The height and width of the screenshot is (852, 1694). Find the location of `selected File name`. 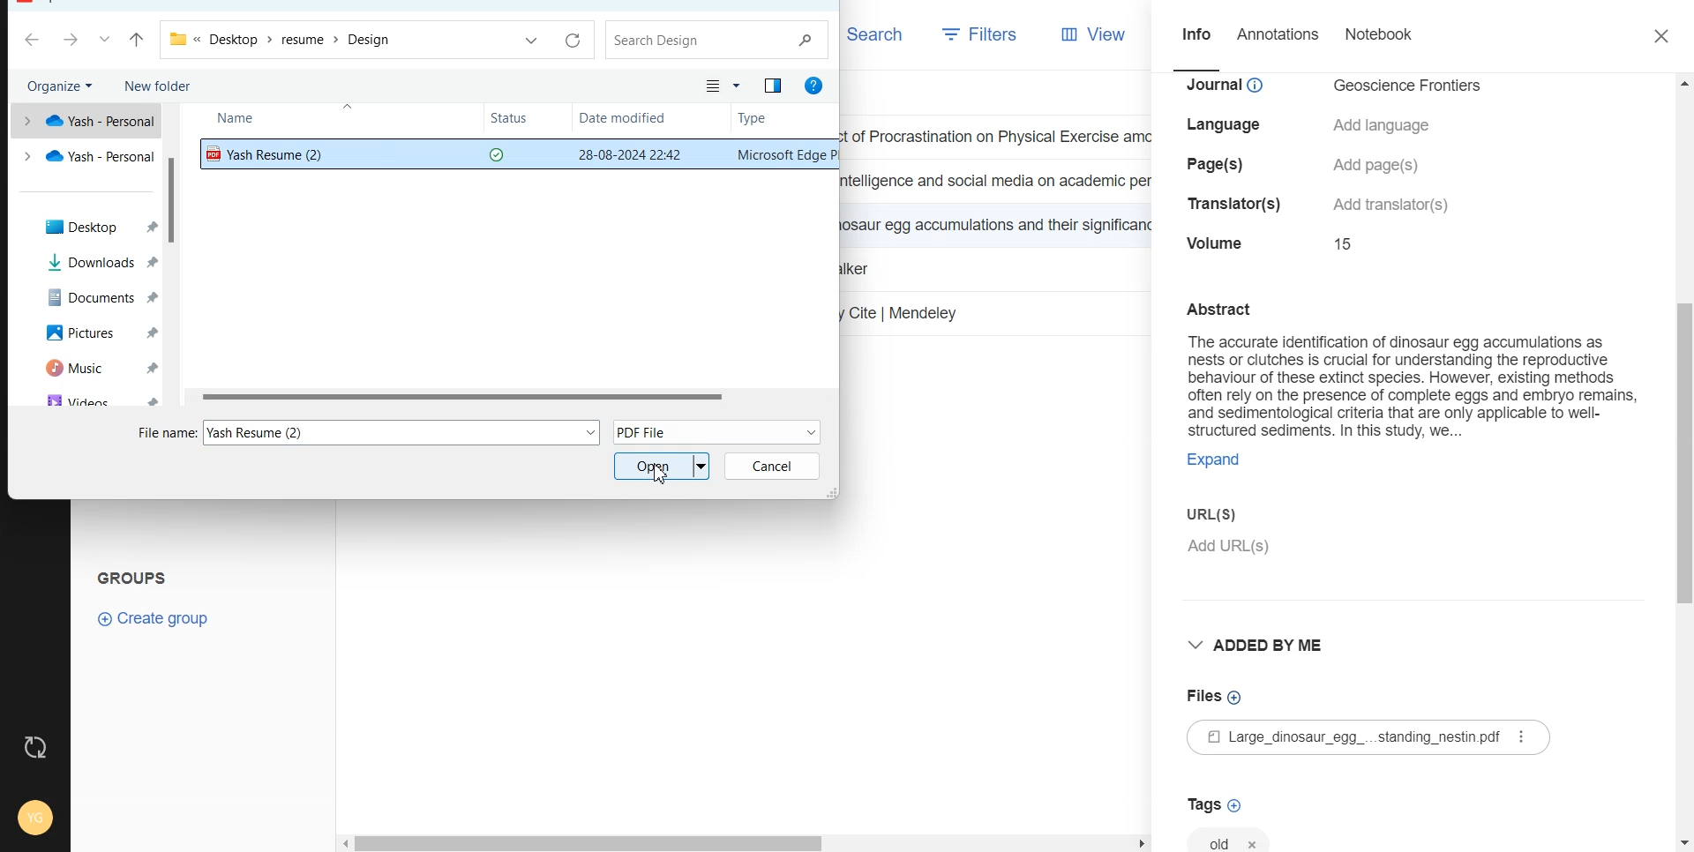

selected File name is located at coordinates (408, 432).